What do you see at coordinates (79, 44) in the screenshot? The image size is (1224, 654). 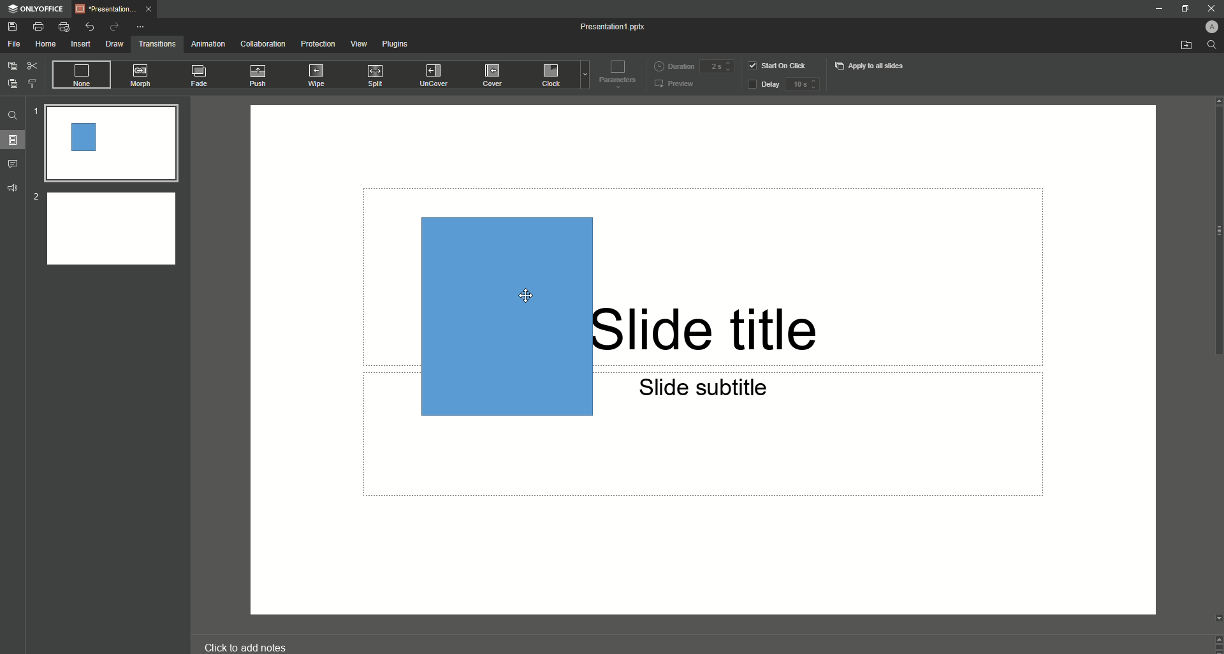 I see `Insert` at bounding box center [79, 44].